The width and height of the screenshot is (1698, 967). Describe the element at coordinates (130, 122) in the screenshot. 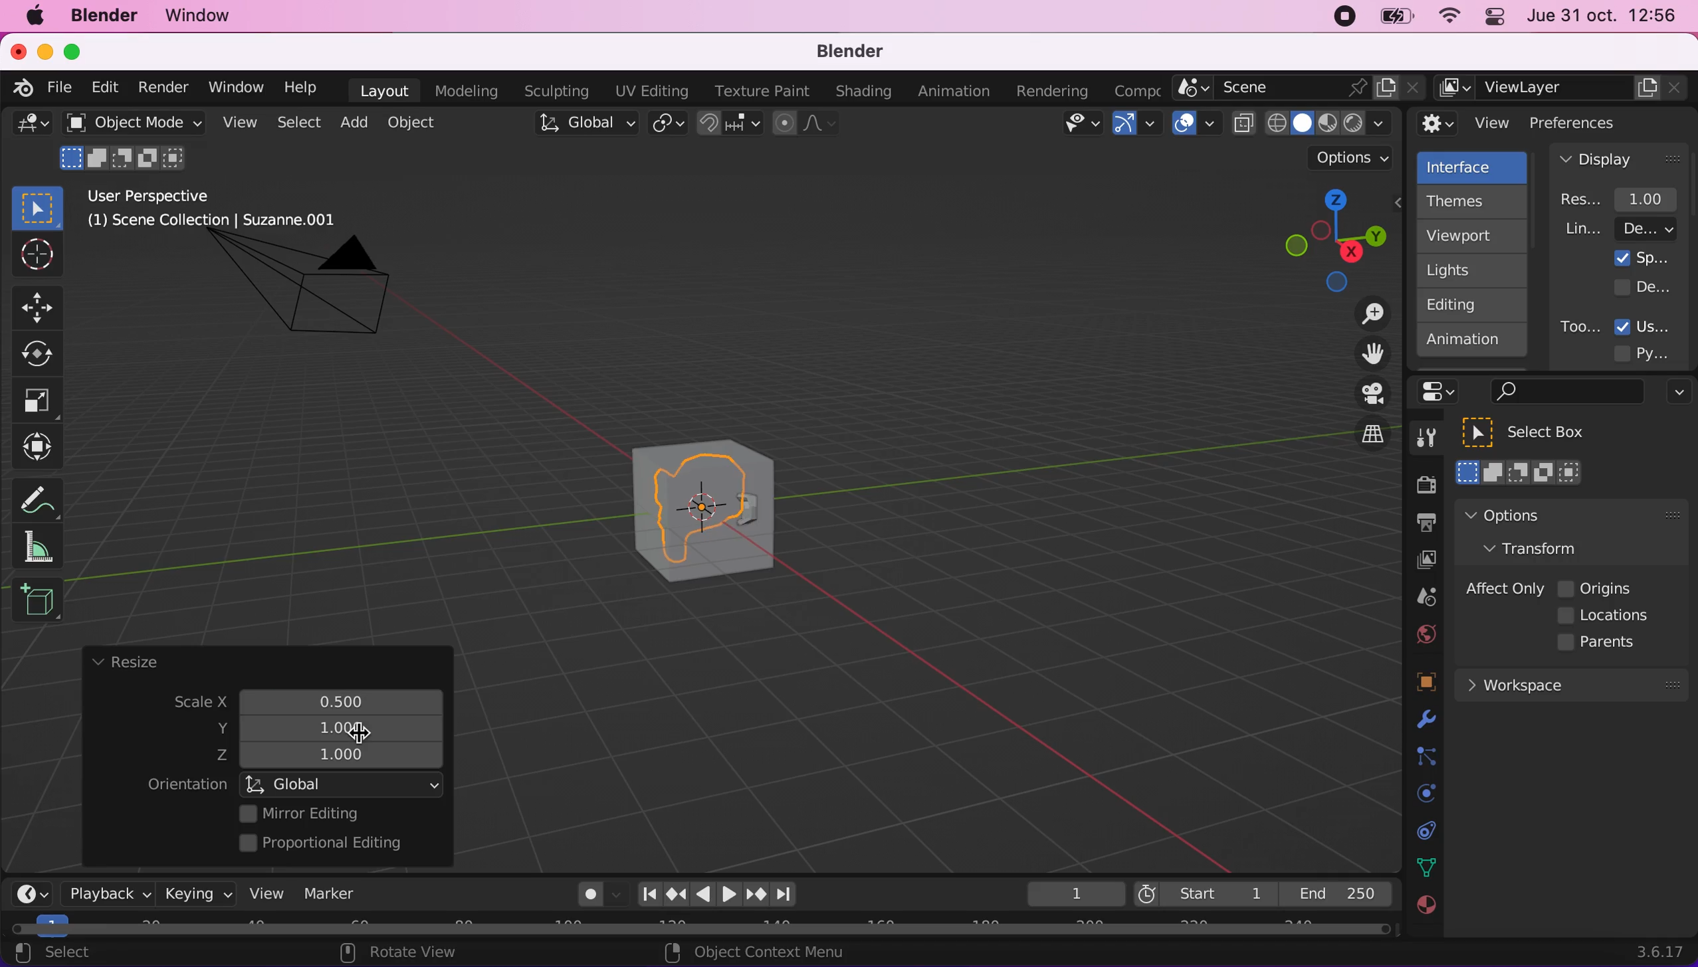

I see `object mode` at that location.